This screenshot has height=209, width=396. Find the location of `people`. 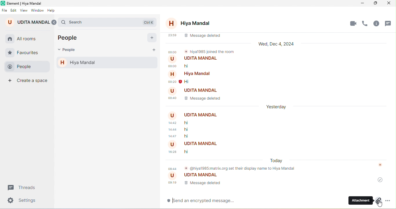

people is located at coordinates (68, 51).